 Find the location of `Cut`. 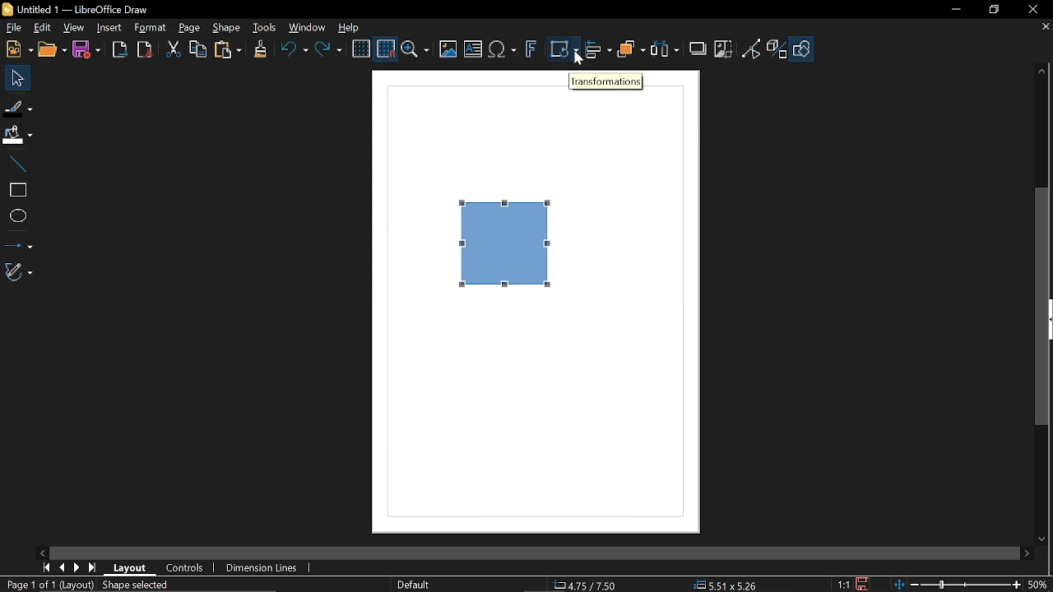

Cut is located at coordinates (171, 50).